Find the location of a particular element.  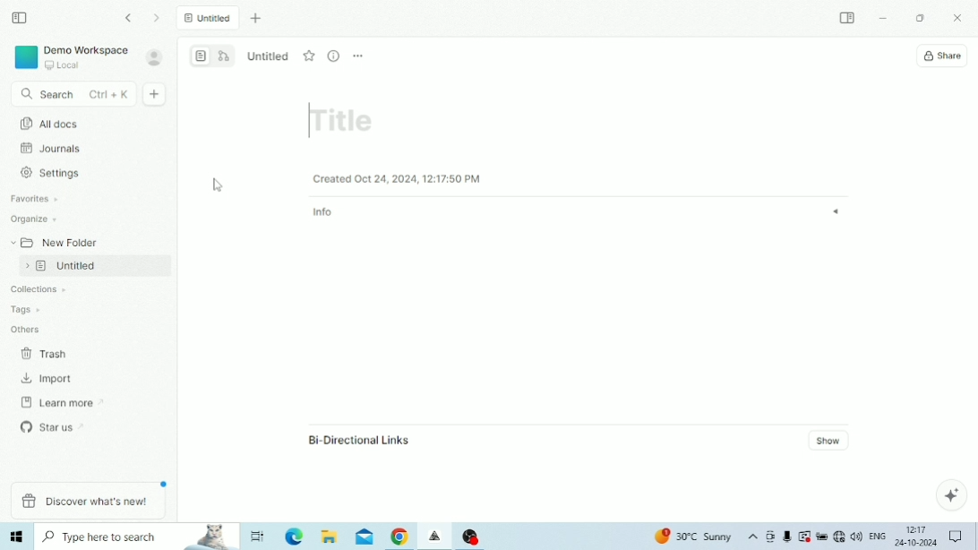

New Folder is located at coordinates (53, 241).